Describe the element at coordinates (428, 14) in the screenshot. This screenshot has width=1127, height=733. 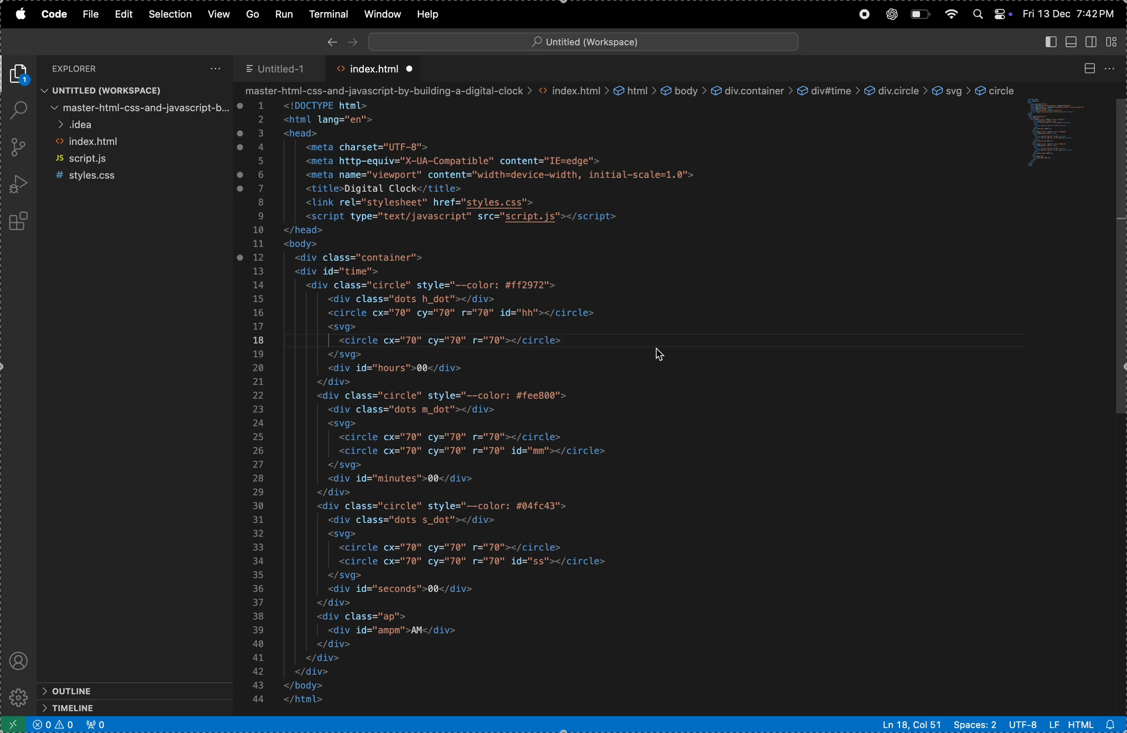
I see `Help` at that location.